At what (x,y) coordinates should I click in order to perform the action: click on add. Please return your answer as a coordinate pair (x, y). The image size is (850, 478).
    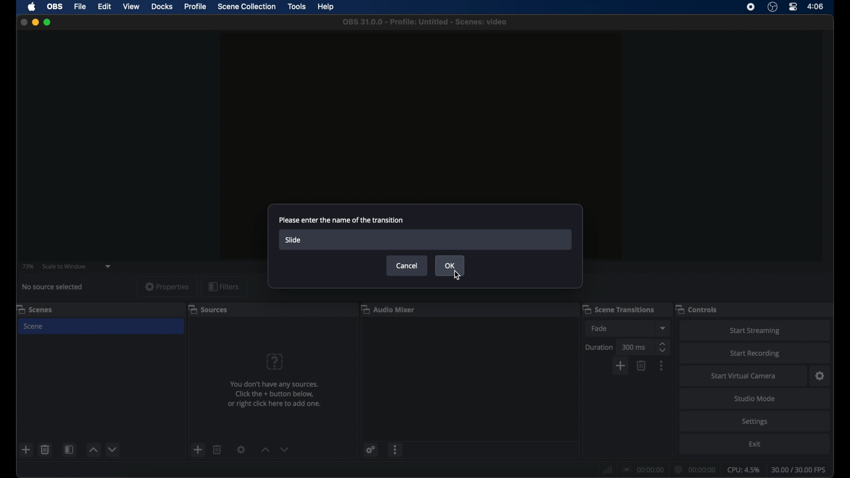
    Looking at the image, I should click on (27, 450).